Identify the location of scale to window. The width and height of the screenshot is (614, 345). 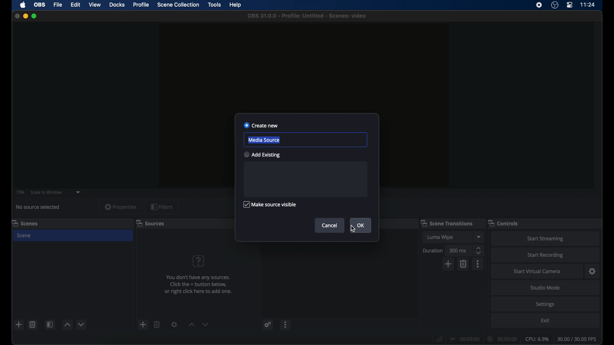
(46, 192).